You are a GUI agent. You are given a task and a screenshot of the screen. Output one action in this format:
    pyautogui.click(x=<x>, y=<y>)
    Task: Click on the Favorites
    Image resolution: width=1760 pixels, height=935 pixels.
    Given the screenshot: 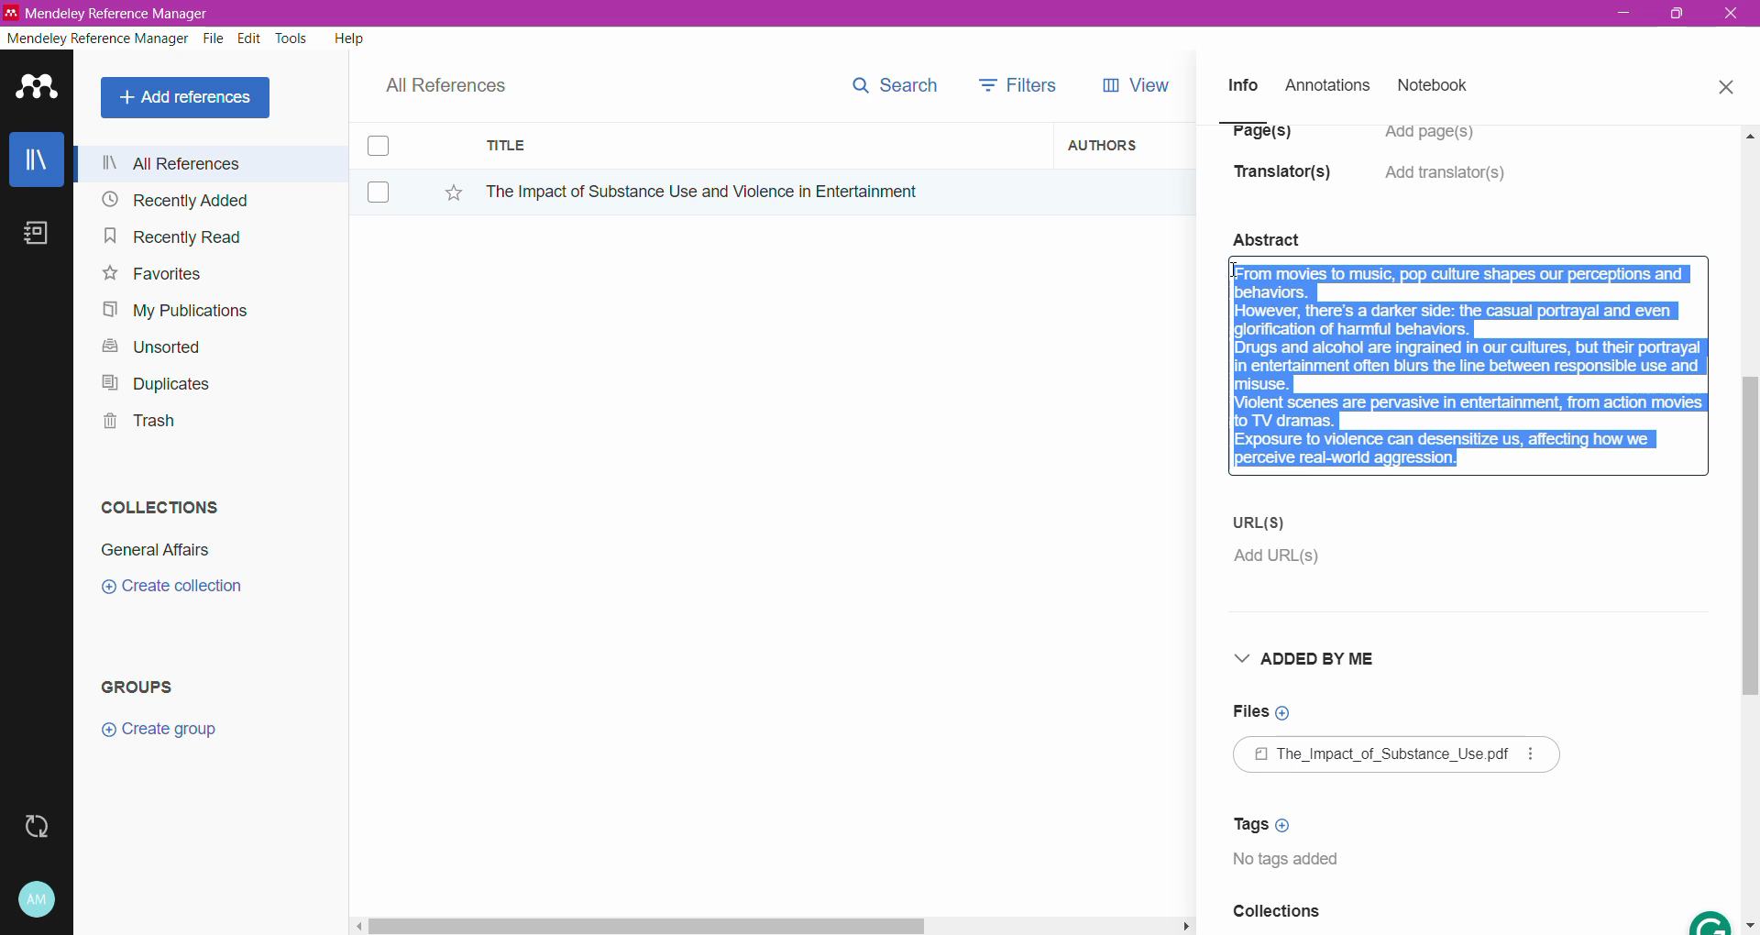 What is the action you would take?
    pyautogui.click(x=150, y=274)
    